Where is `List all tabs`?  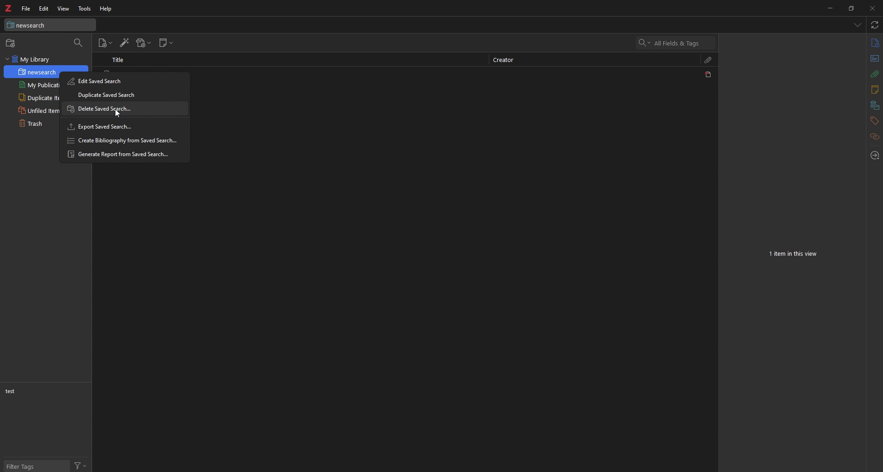 List all tabs is located at coordinates (856, 23).